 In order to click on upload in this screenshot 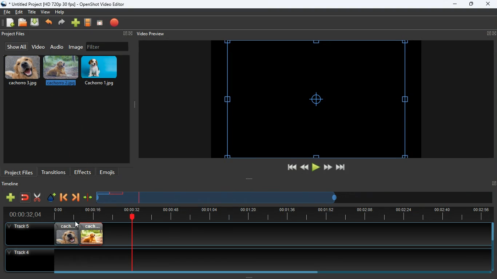, I will do `click(36, 23)`.